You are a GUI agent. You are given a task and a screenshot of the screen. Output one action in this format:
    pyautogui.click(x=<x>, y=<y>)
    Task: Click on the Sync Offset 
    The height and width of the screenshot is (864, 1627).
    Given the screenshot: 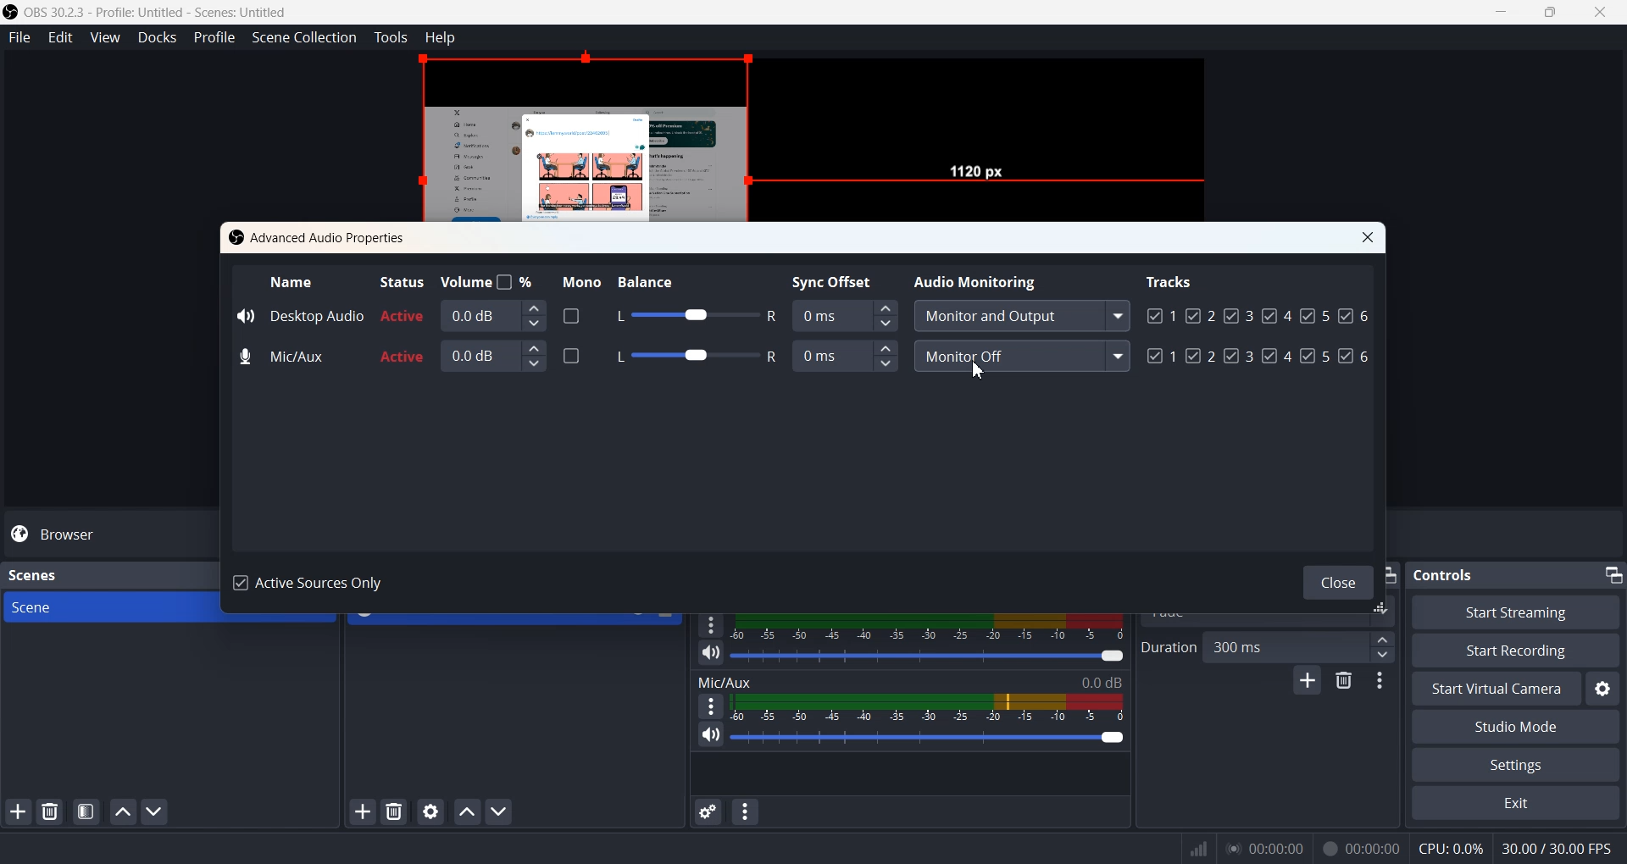 What is the action you would take?
    pyautogui.click(x=844, y=314)
    